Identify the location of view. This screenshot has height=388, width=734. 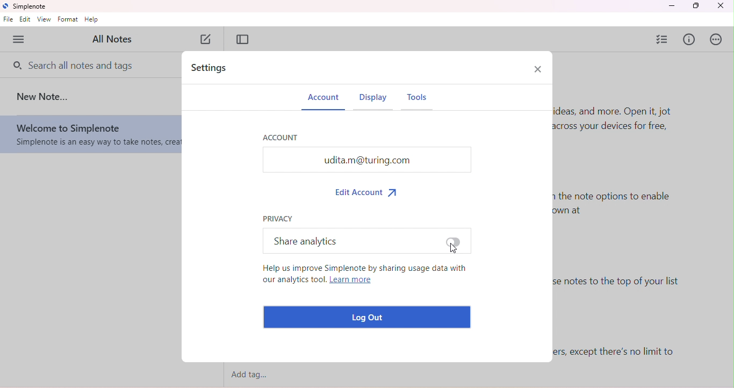
(45, 19).